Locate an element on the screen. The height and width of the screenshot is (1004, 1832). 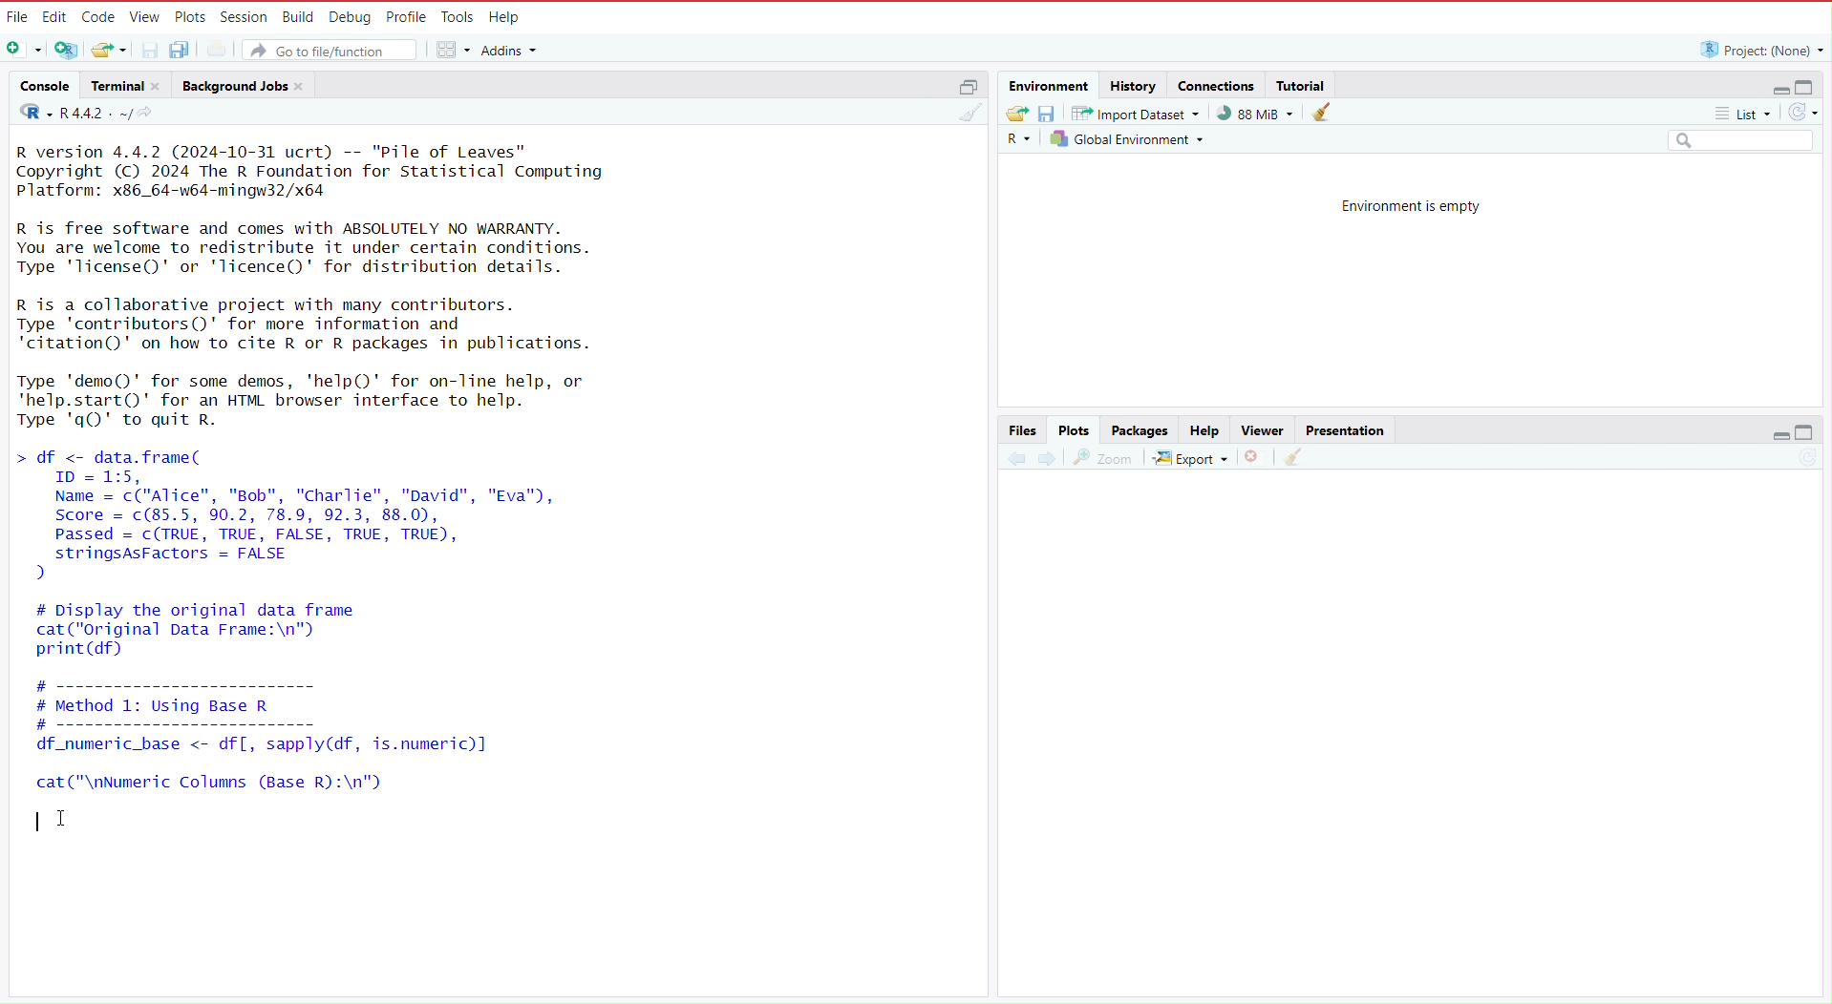
maximize is located at coordinates (1813, 84).